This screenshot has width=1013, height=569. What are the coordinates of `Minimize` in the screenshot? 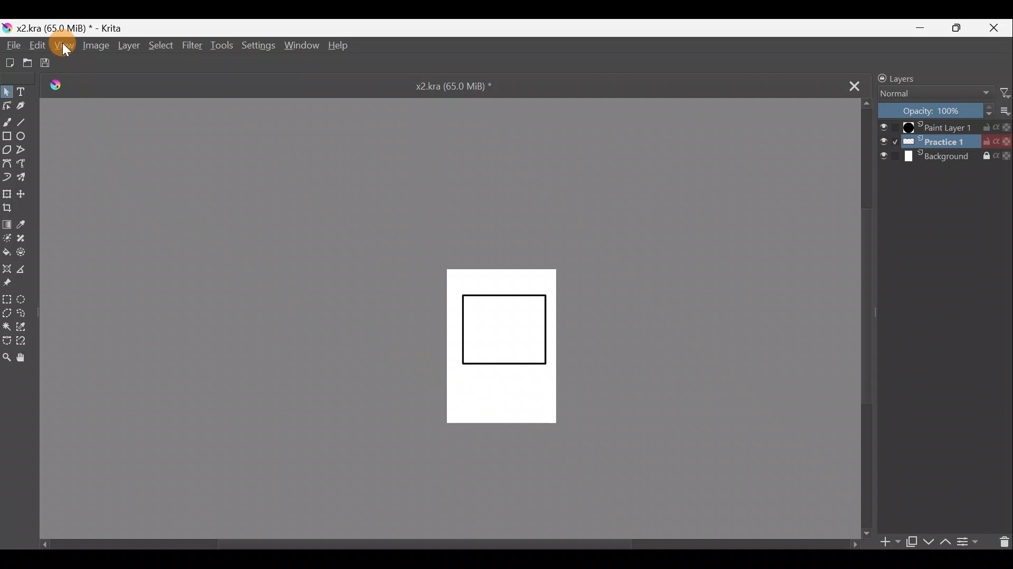 It's located at (923, 27).